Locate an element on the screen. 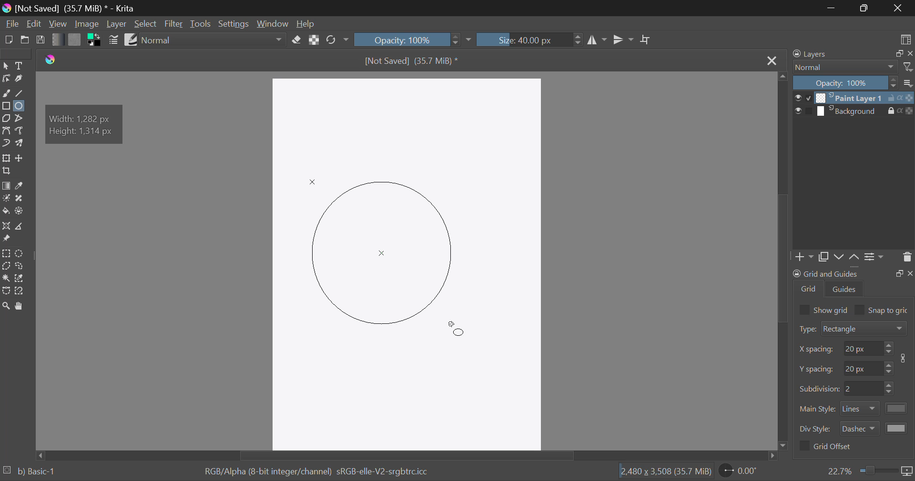 This screenshot has height=481, width=915. Colors in Use is located at coordinates (95, 41).